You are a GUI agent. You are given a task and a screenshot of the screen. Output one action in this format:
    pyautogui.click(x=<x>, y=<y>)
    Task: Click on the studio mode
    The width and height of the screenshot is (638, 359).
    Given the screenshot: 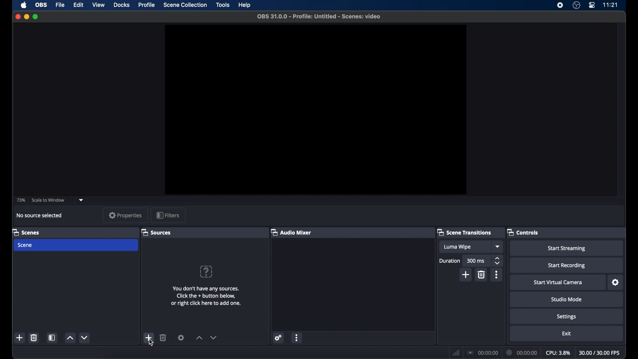 What is the action you would take?
    pyautogui.click(x=567, y=299)
    